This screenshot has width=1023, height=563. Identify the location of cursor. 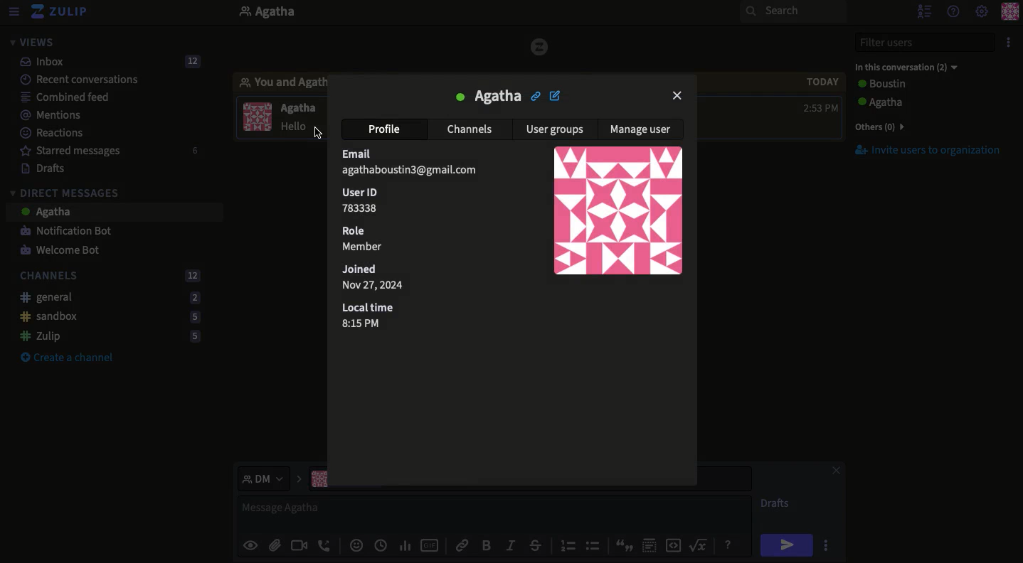
(317, 133).